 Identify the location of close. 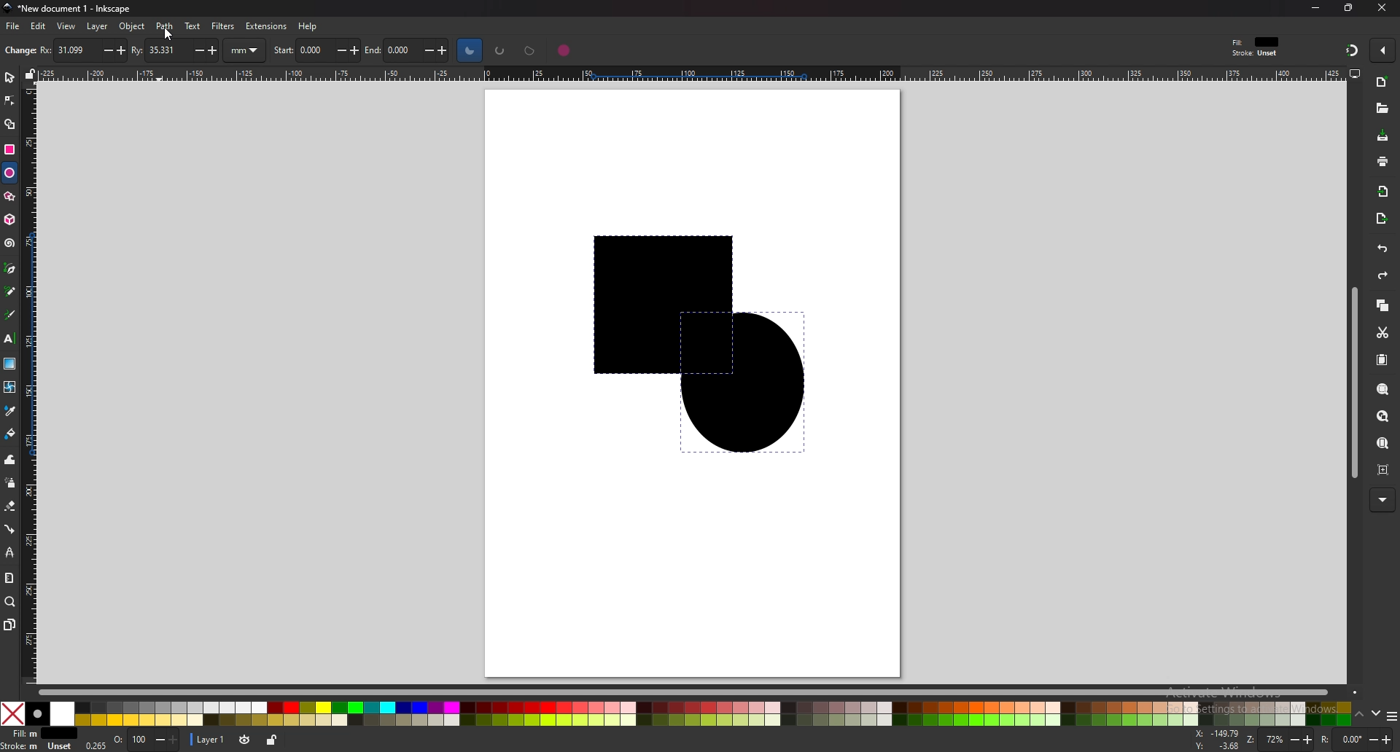
(1379, 8).